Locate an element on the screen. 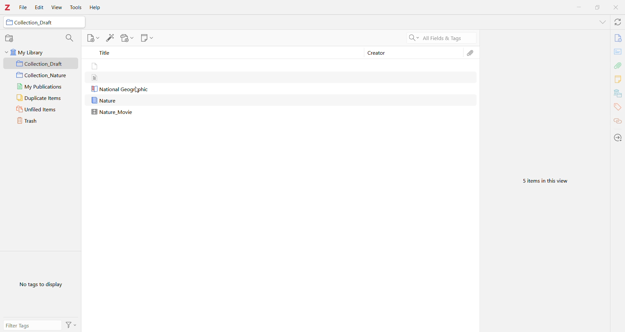 Image resolution: width=625 pixels, height=332 pixels. Minimize is located at coordinates (579, 7).